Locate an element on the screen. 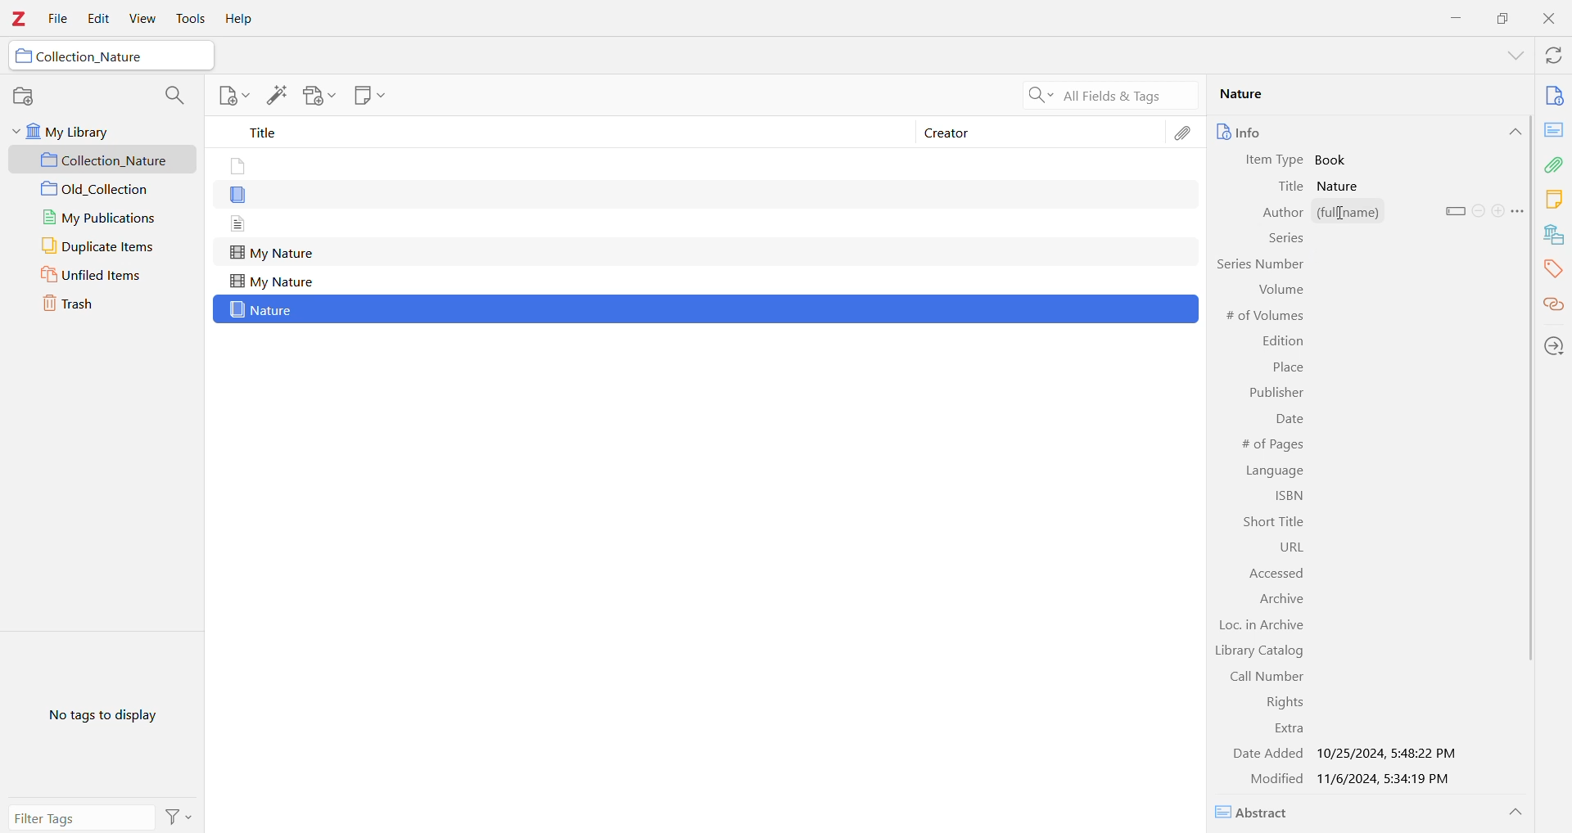 The width and height of the screenshot is (1572, 833). Collapse Section is located at coordinates (1516, 813).